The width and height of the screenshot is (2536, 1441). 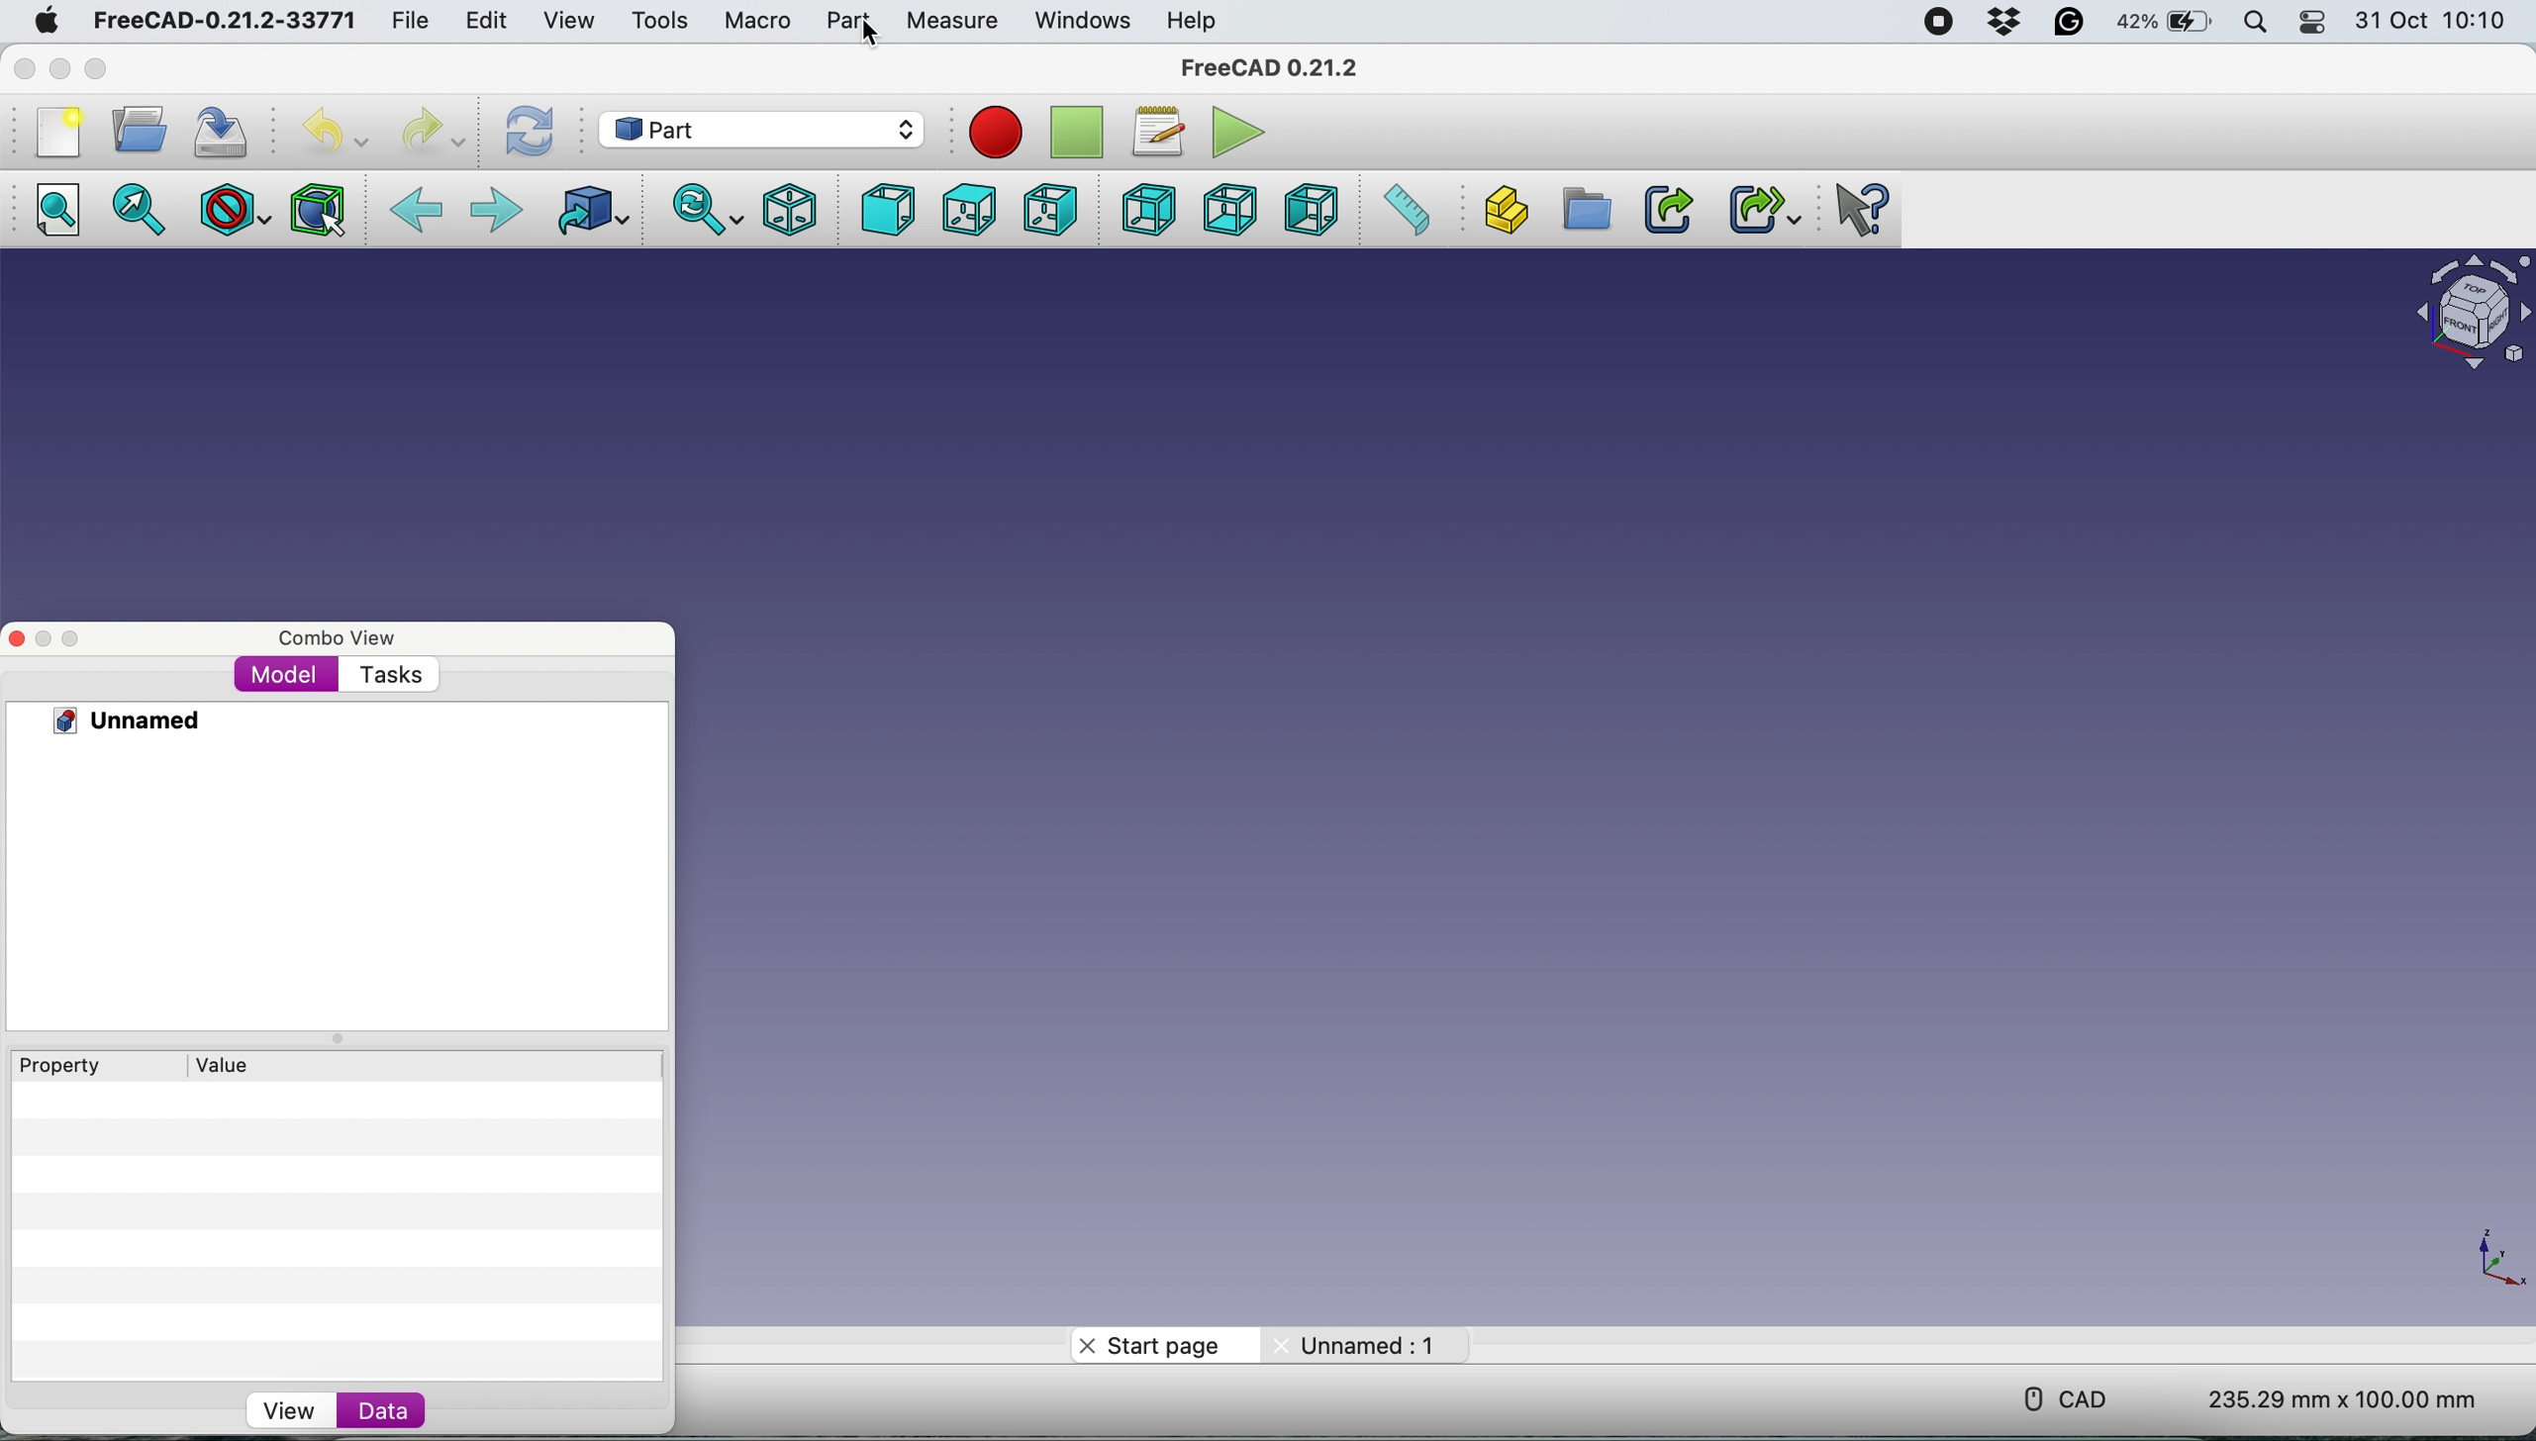 What do you see at coordinates (287, 1412) in the screenshot?
I see `View` at bounding box center [287, 1412].